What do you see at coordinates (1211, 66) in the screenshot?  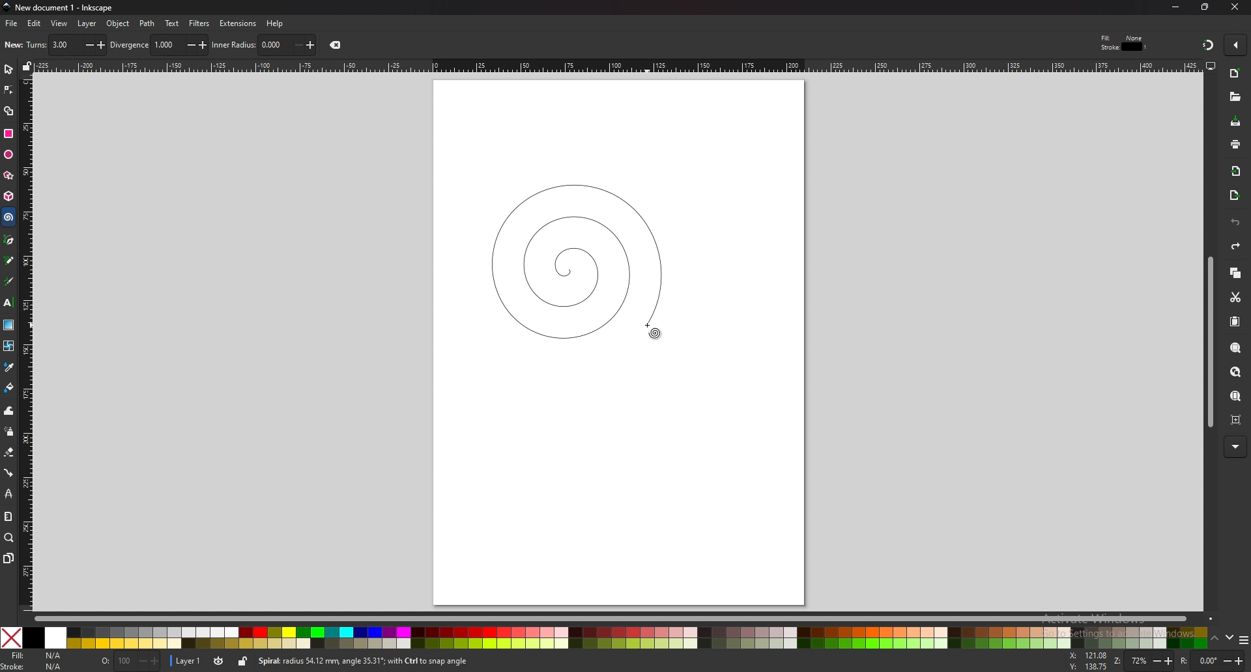 I see `display tools` at bounding box center [1211, 66].